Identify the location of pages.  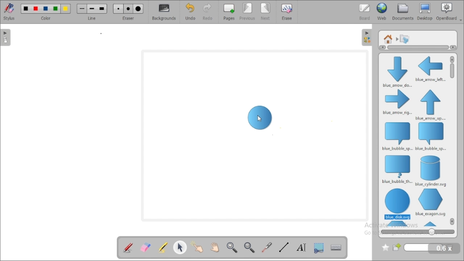
(229, 12).